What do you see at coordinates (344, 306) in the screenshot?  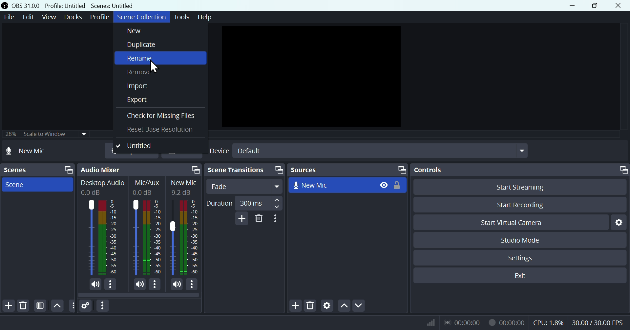 I see `up` at bounding box center [344, 306].